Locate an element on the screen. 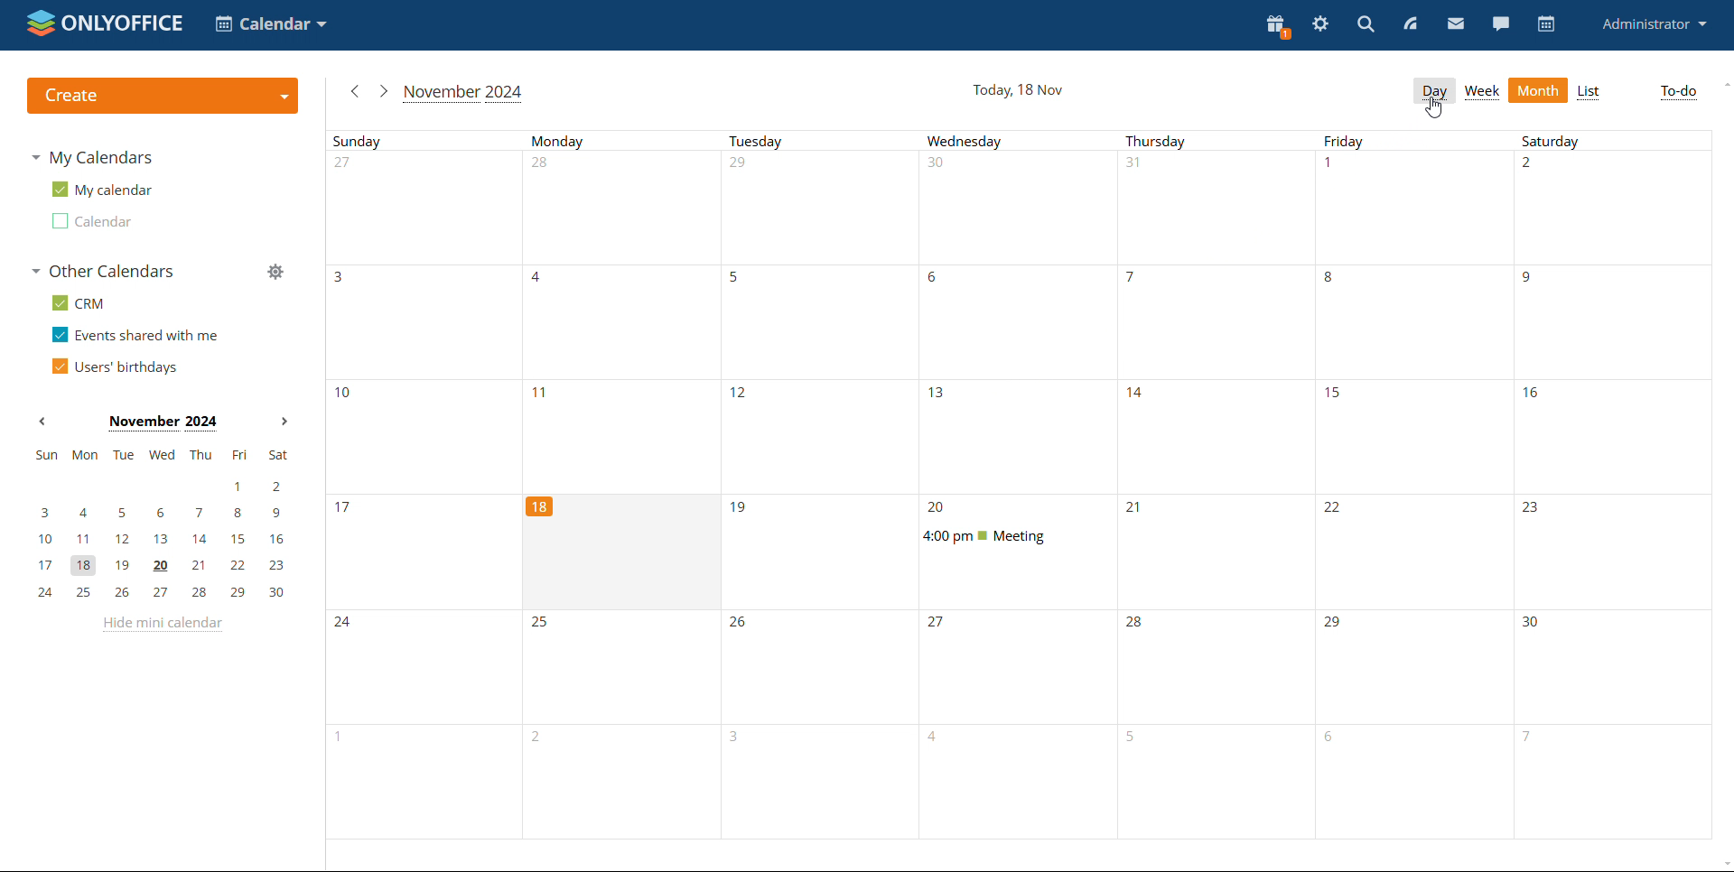 This screenshot has width=1734, height=872. chat is located at coordinates (1502, 23).